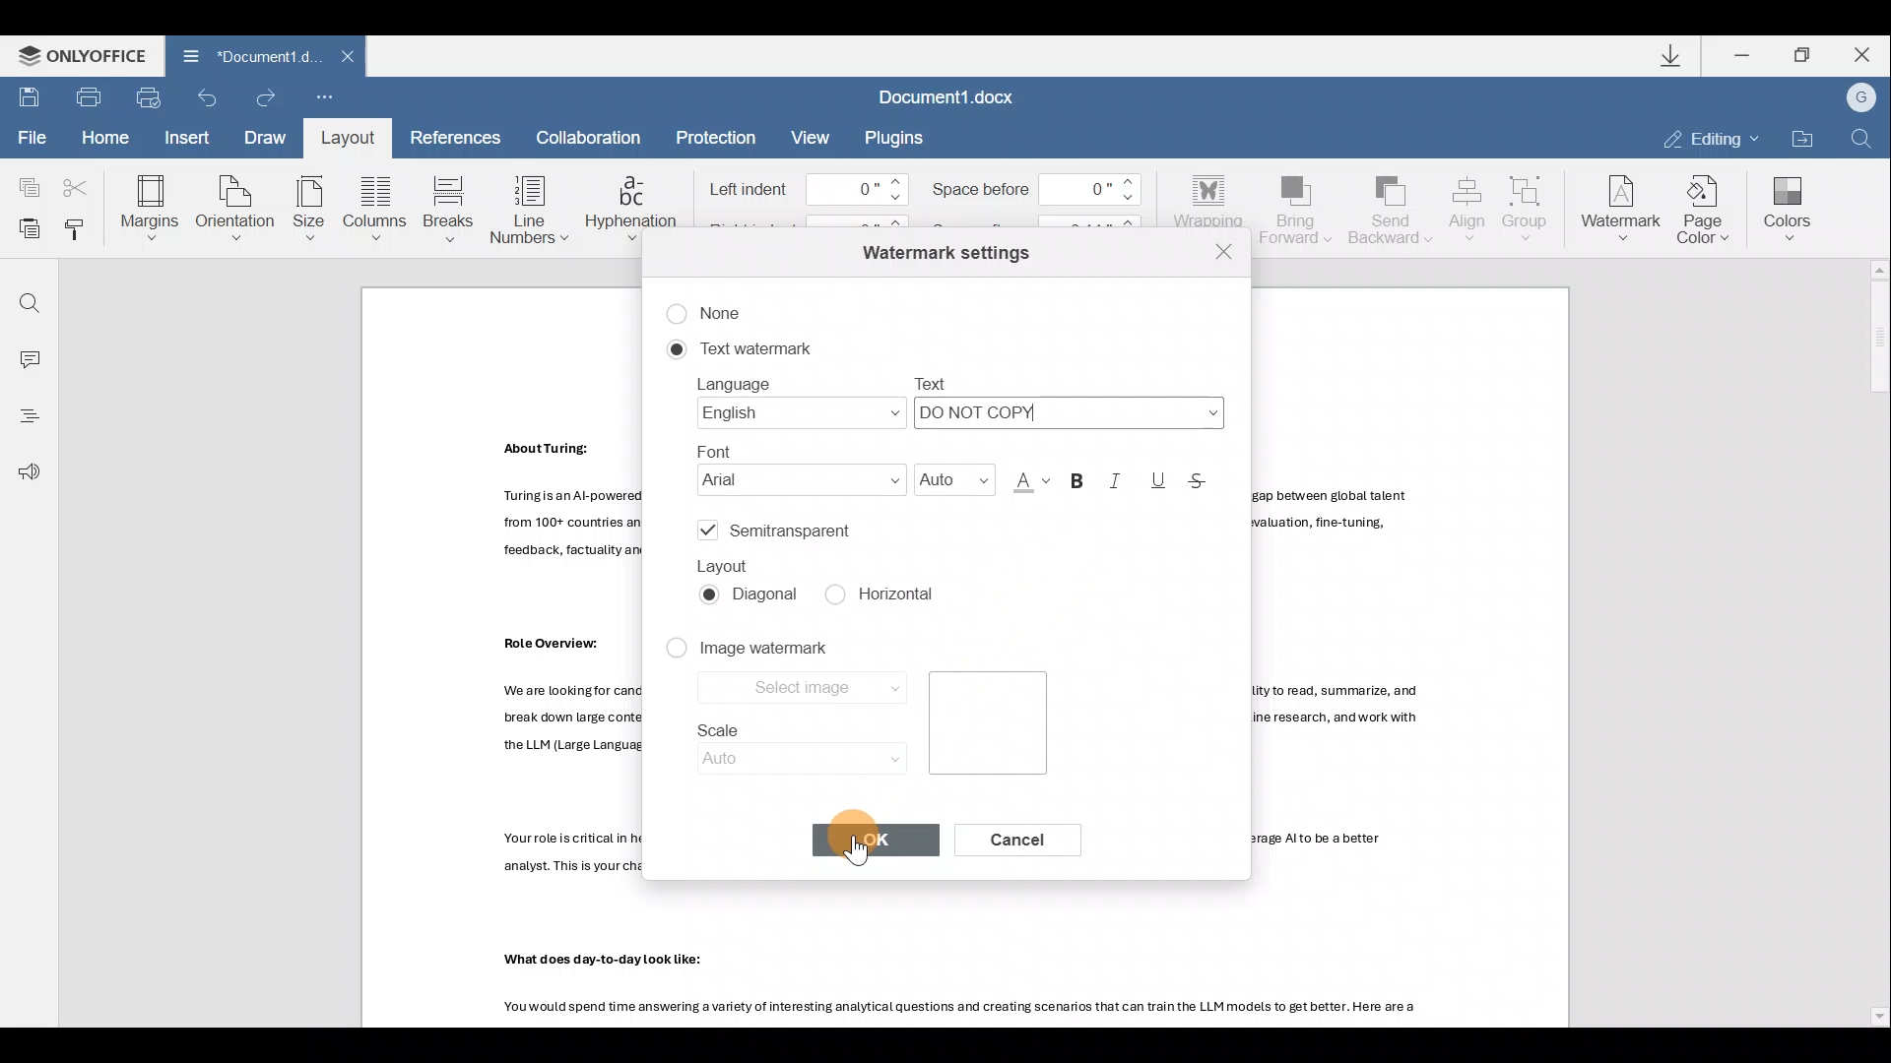 The width and height of the screenshot is (1891, 1063). I want to click on Close, so click(1224, 251).